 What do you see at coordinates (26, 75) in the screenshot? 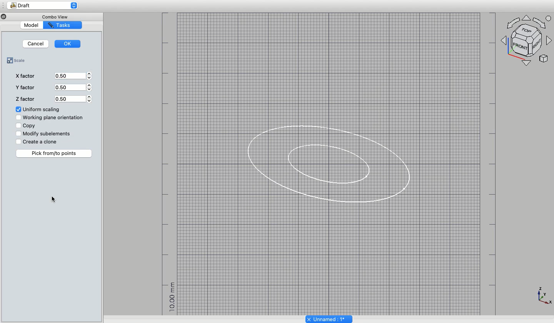
I see `X factor` at bounding box center [26, 75].